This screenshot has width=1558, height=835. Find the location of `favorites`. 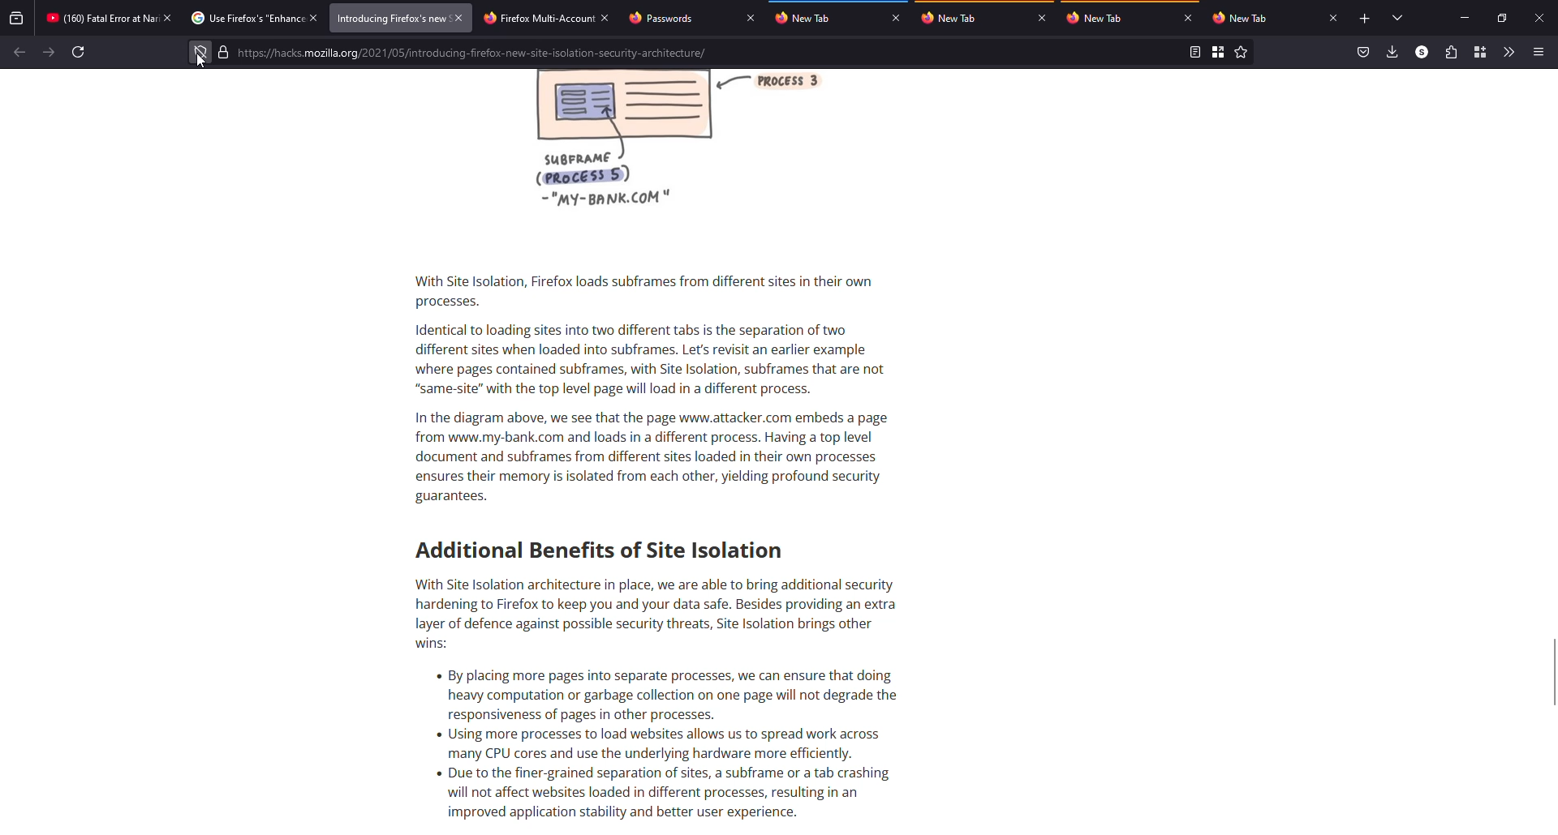

favorites is located at coordinates (1242, 53).